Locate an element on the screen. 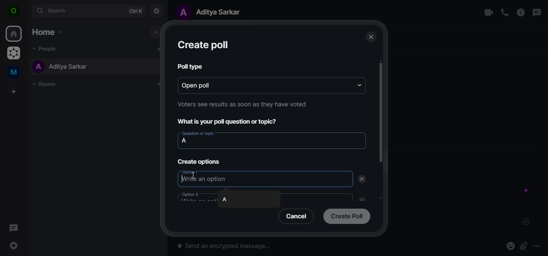  add is located at coordinates (158, 49).